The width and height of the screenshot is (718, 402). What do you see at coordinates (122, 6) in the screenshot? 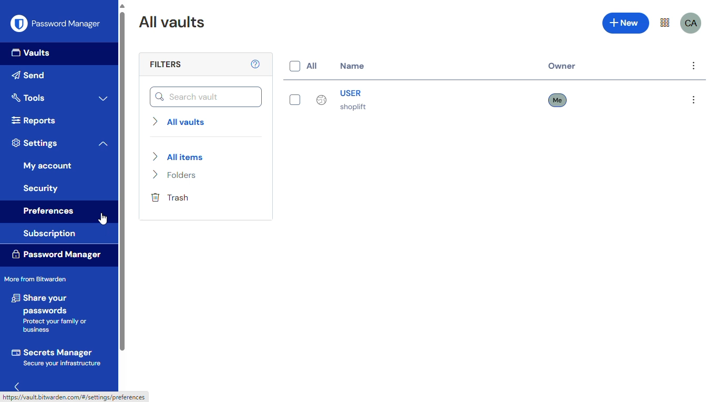
I see `scroll up` at bounding box center [122, 6].